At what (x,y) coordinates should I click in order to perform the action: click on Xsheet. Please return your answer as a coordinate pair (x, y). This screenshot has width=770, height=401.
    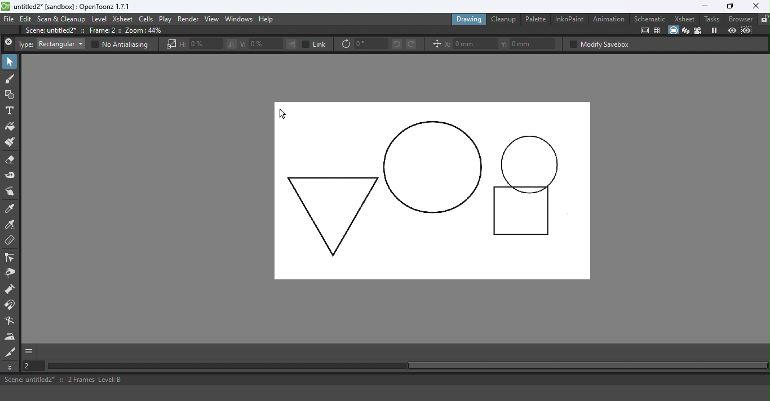
    Looking at the image, I should click on (123, 19).